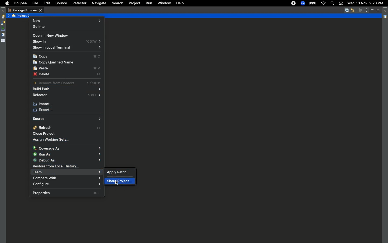 The height and width of the screenshot is (243, 388). Describe the element at coordinates (312, 4) in the screenshot. I see `Charge` at that location.